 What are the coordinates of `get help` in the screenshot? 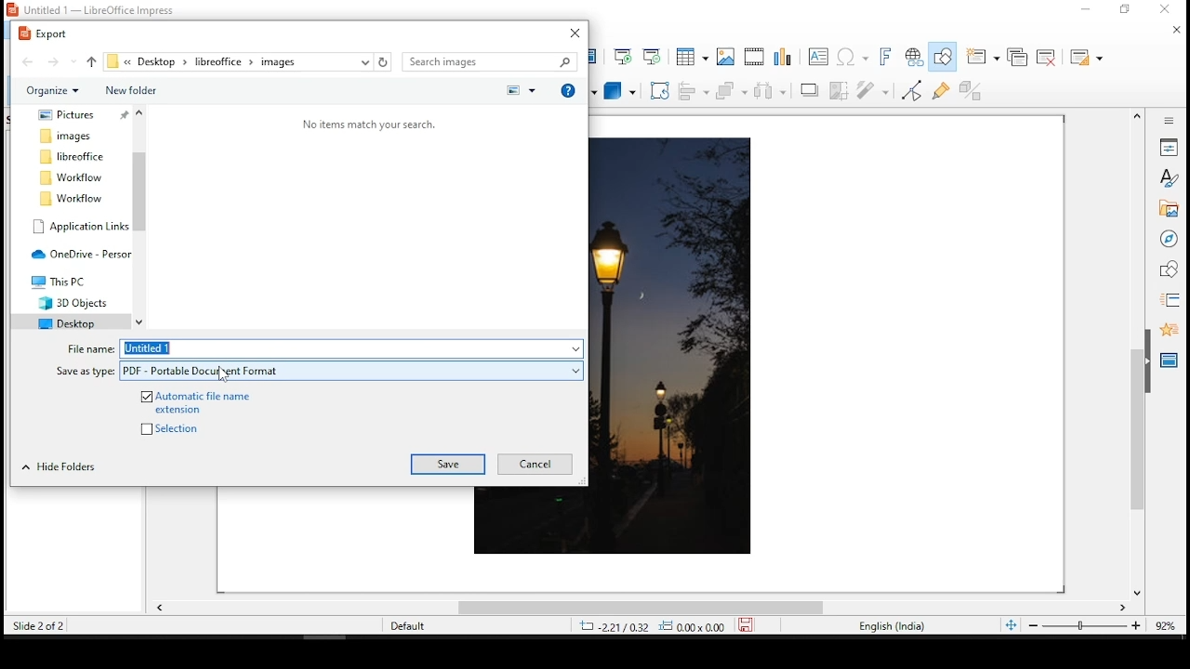 It's located at (568, 88).